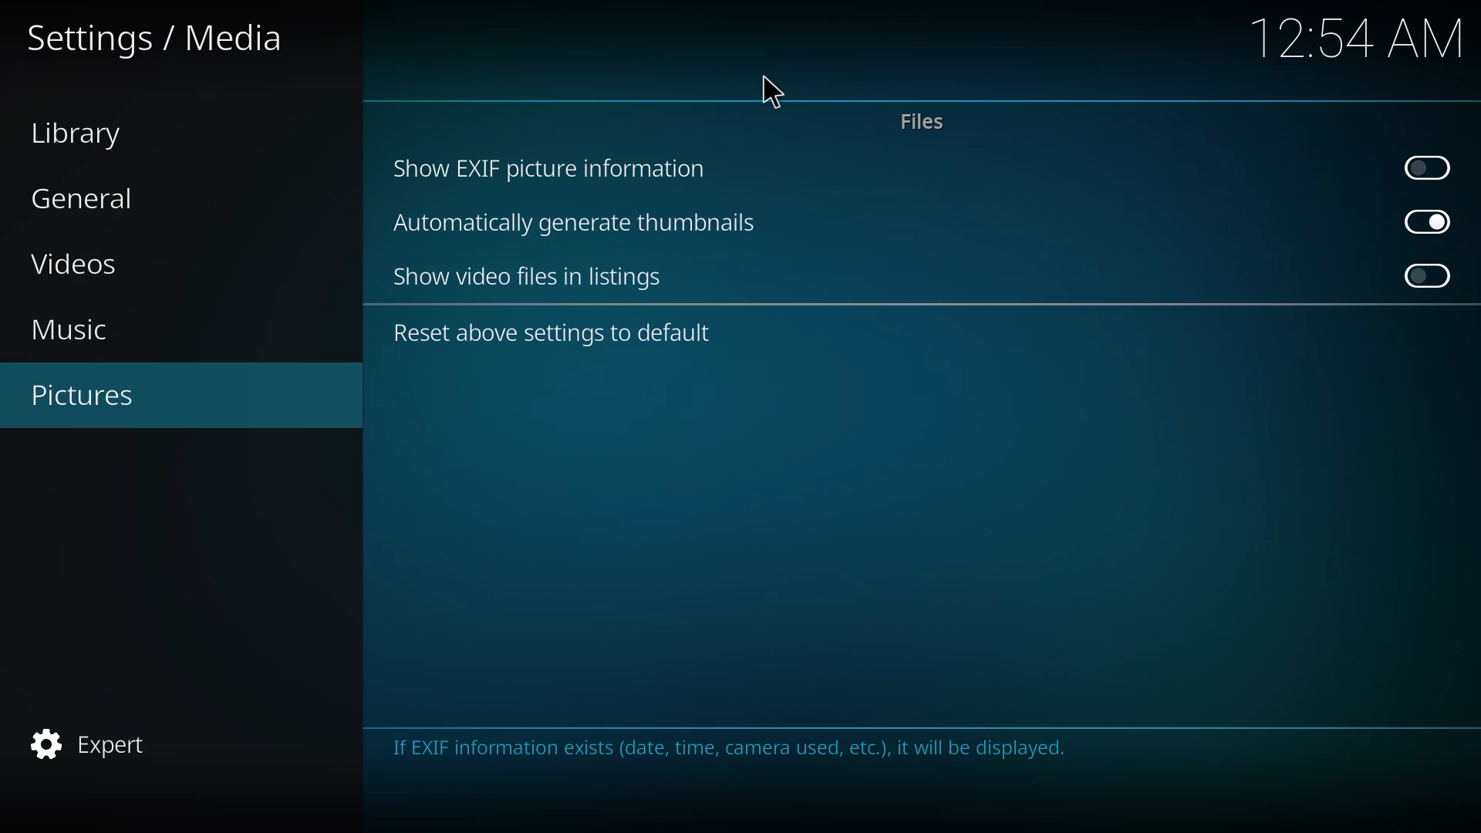 This screenshot has height=833, width=1481. Describe the element at coordinates (733, 742) in the screenshot. I see `info` at that location.